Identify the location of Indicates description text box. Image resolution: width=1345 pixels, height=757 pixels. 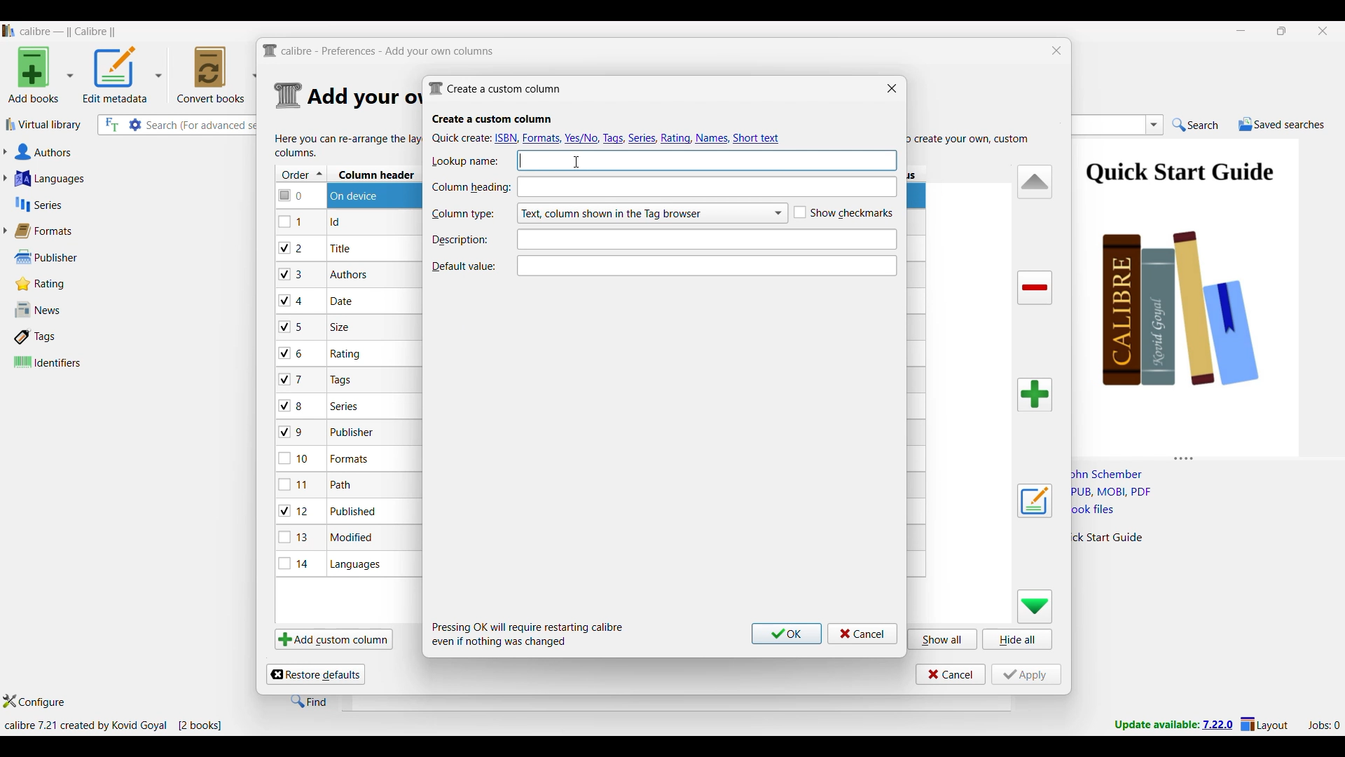
(460, 240).